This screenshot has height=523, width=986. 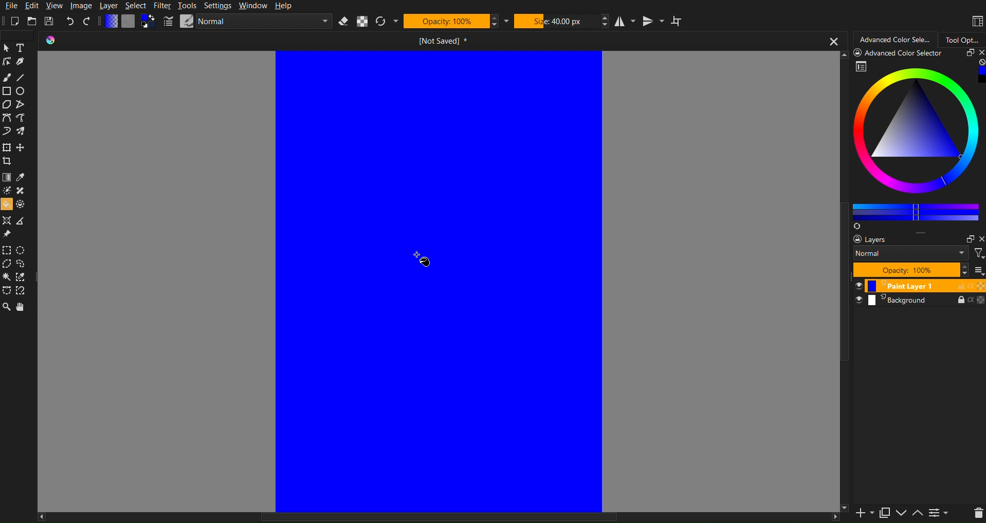 What do you see at coordinates (344, 22) in the screenshot?
I see `Erase` at bounding box center [344, 22].